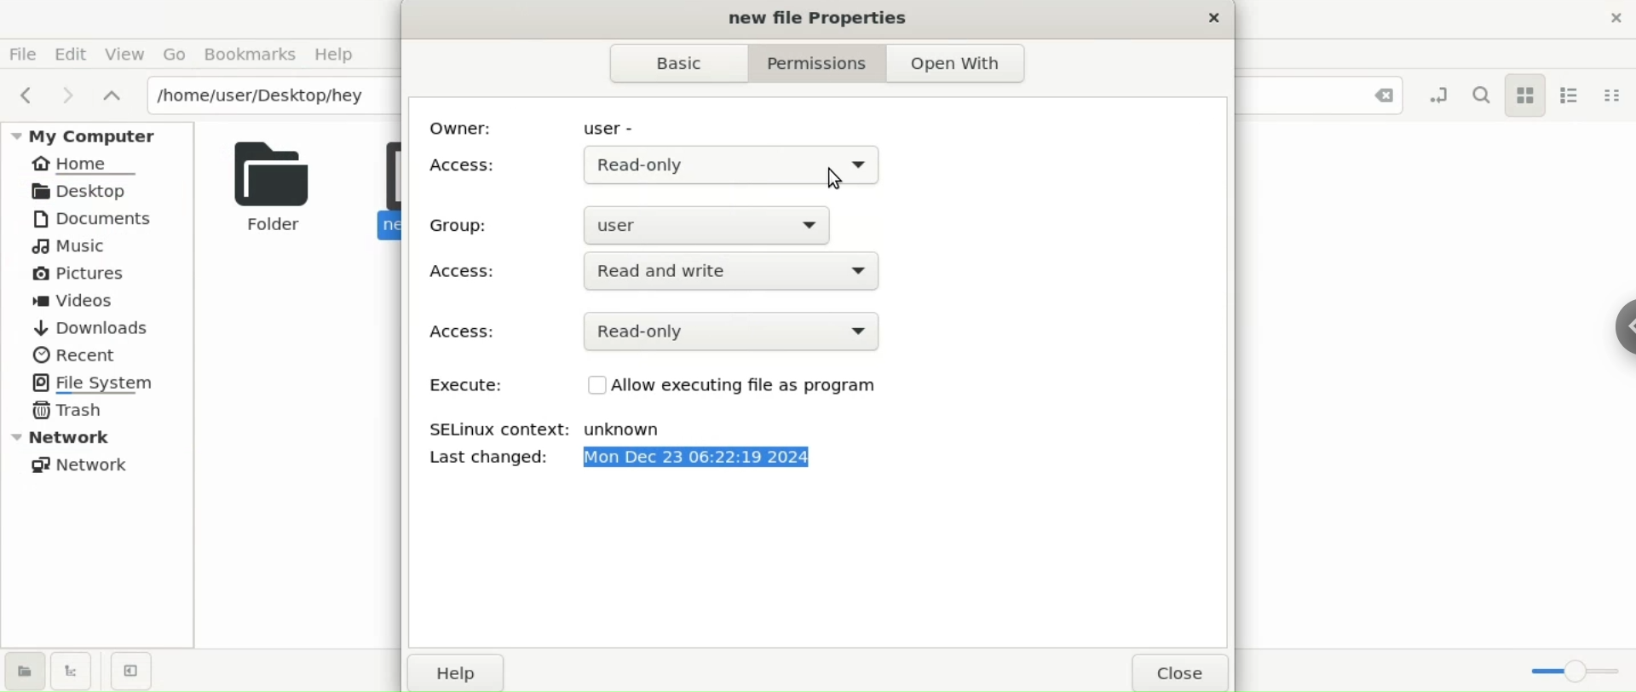  I want to click on Folder, so click(267, 185).